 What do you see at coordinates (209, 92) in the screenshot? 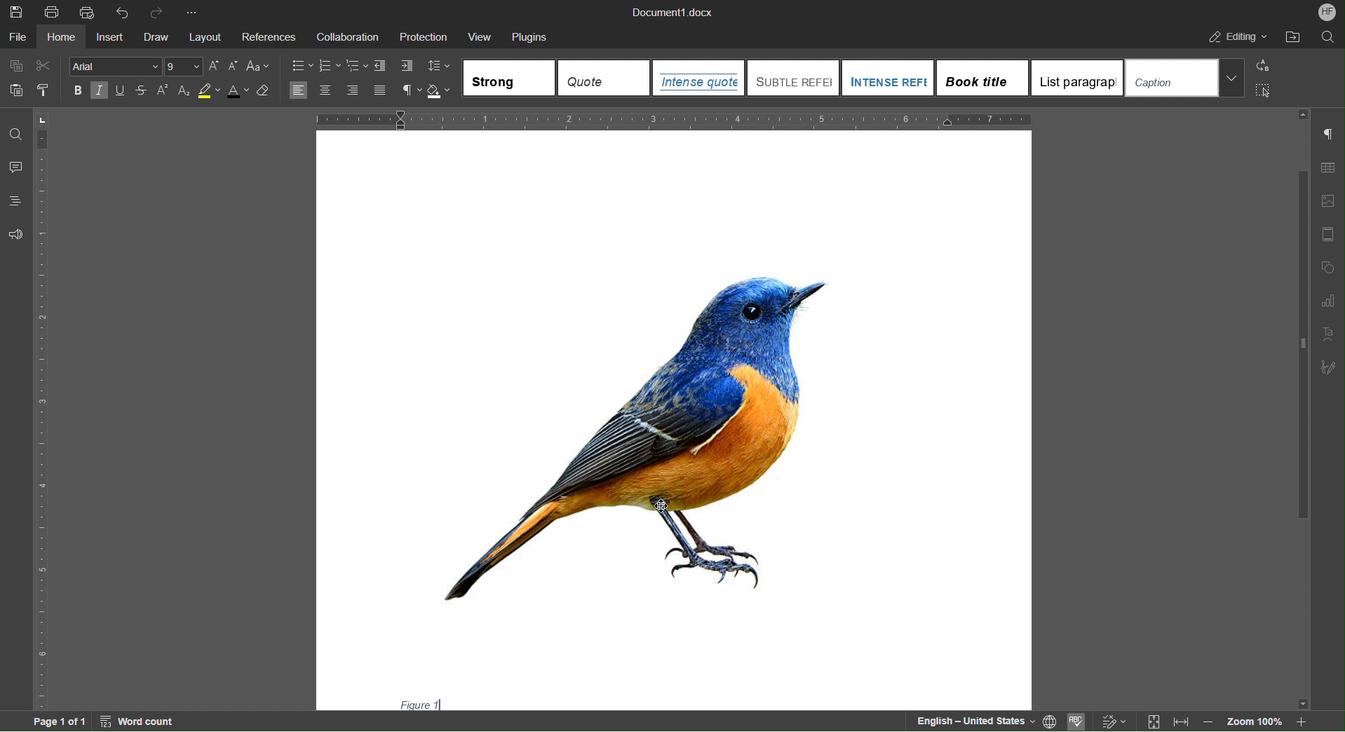
I see `Highlight` at bounding box center [209, 92].